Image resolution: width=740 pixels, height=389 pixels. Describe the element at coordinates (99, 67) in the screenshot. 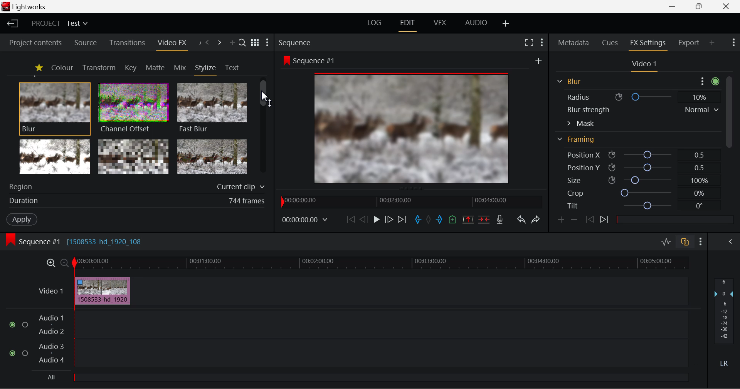

I see `Transform` at that location.